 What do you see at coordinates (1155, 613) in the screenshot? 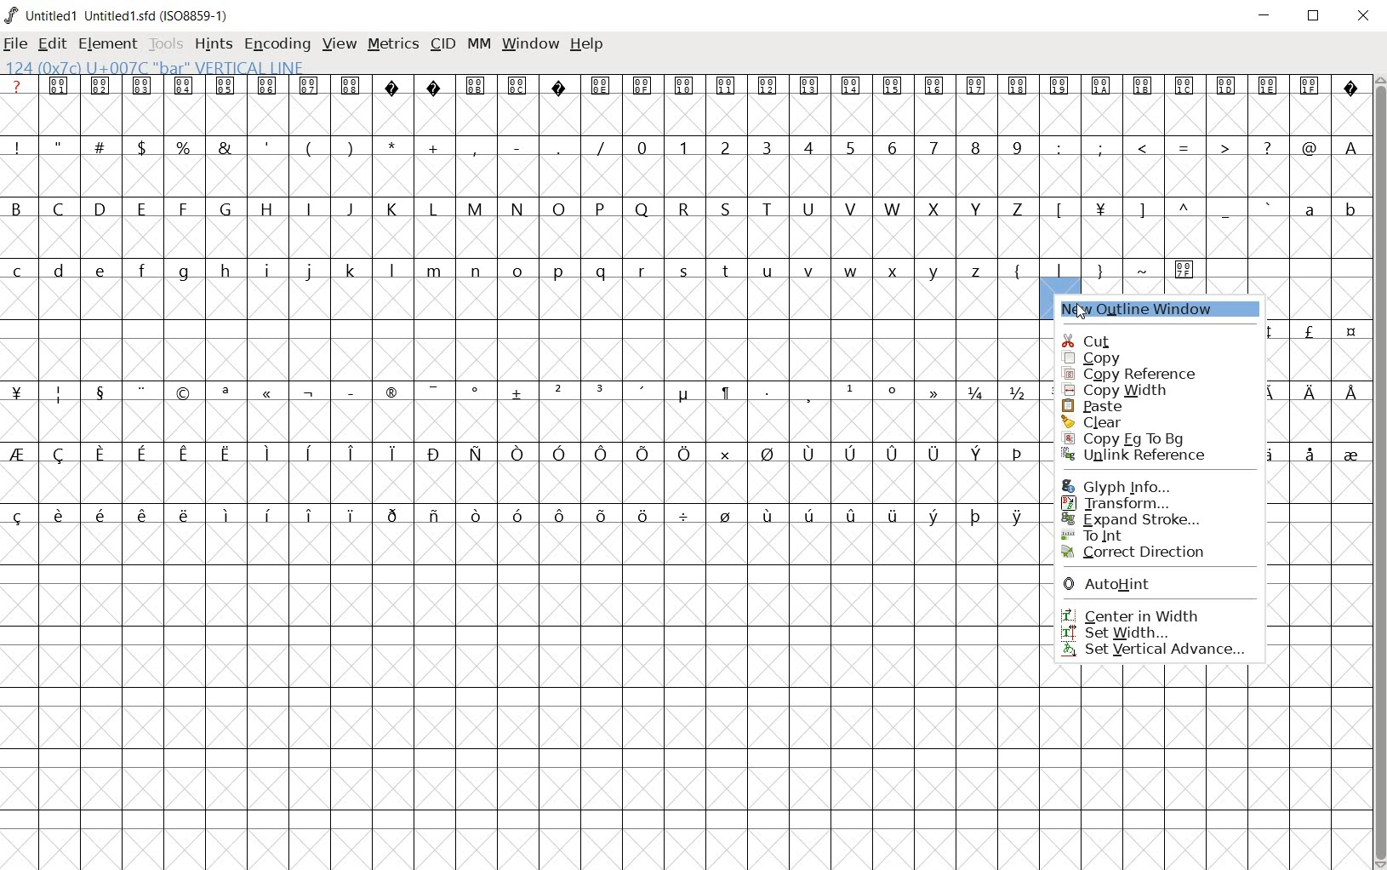
I see `center in width` at bounding box center [1155, 613].